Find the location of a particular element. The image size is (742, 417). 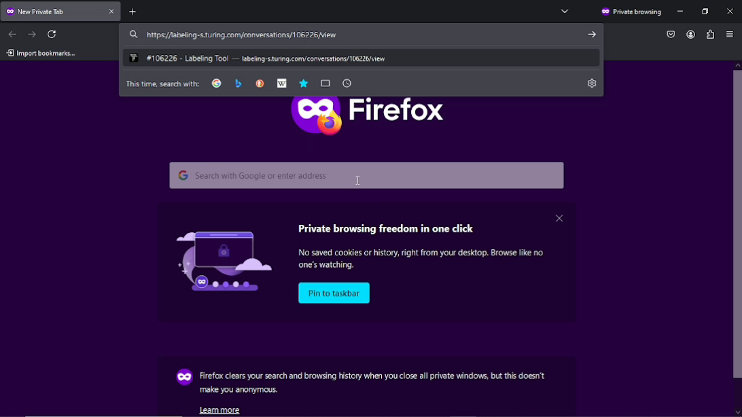

import bookmarks is located at coordinates (41, 53).